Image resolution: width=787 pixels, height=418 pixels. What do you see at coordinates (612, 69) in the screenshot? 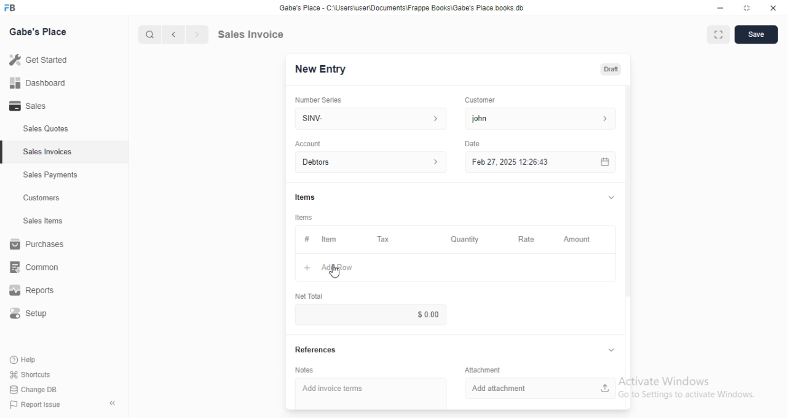
I see `Draft` at bounding box center [612, 69].